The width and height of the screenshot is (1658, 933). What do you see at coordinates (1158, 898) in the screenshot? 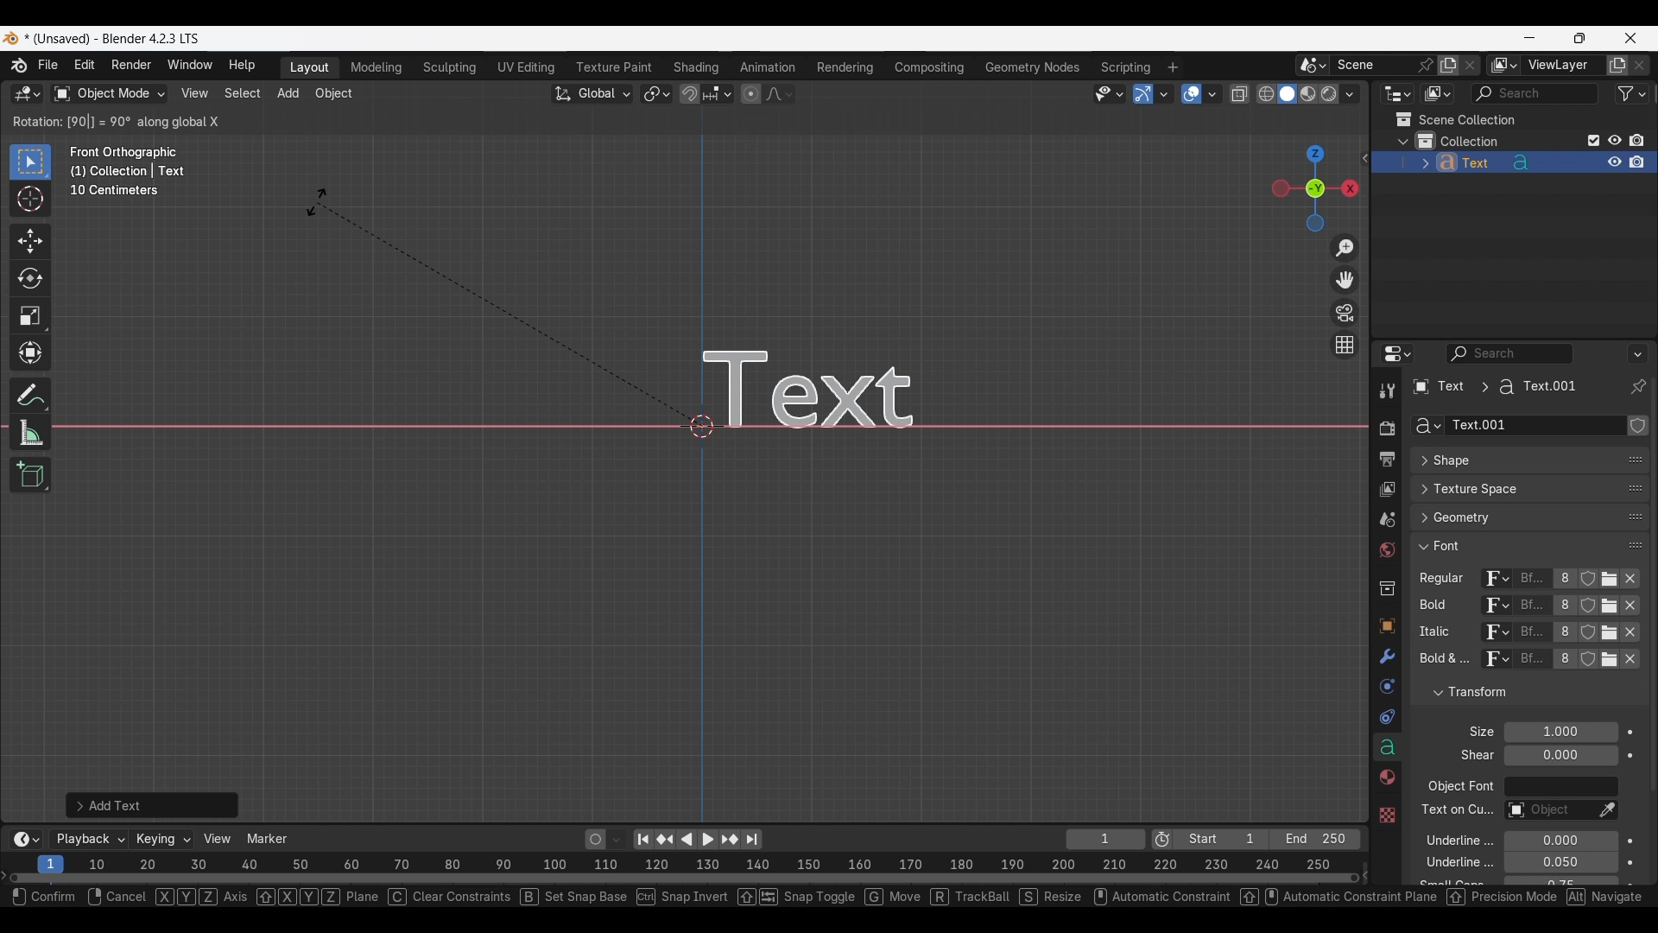
I see `automatic constraint` at bounding box center [1158, 898].